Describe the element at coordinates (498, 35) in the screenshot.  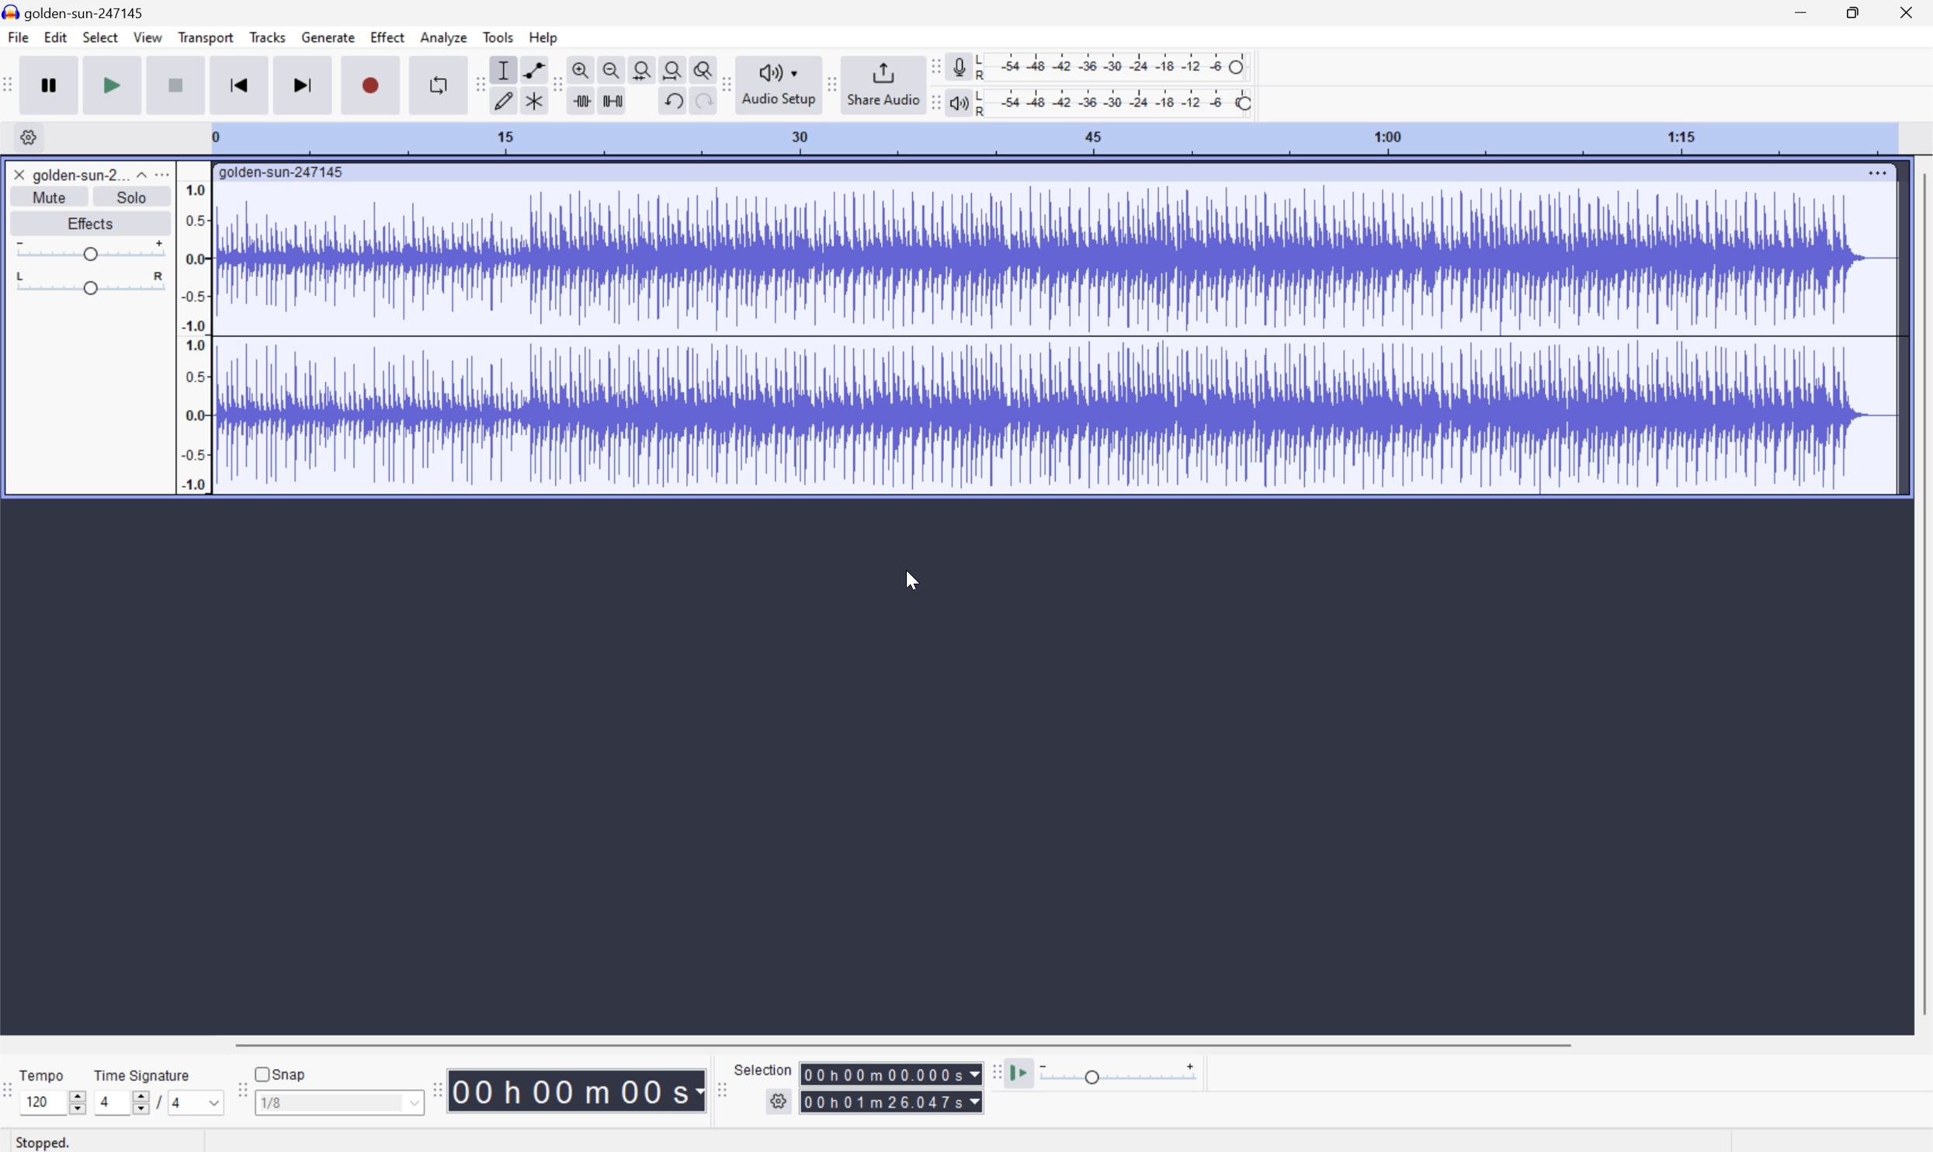
I see `Tools` at that location.